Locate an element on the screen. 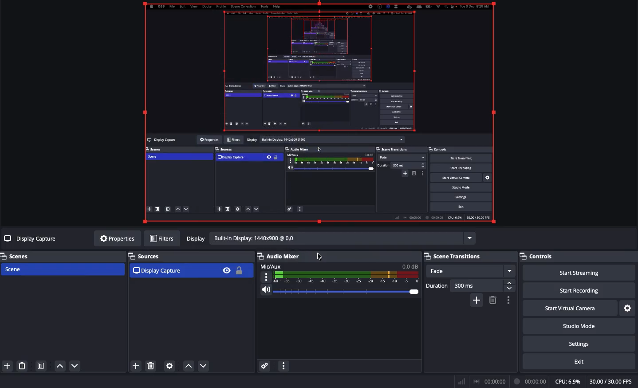  Sources is located at coordinates (147, 256).